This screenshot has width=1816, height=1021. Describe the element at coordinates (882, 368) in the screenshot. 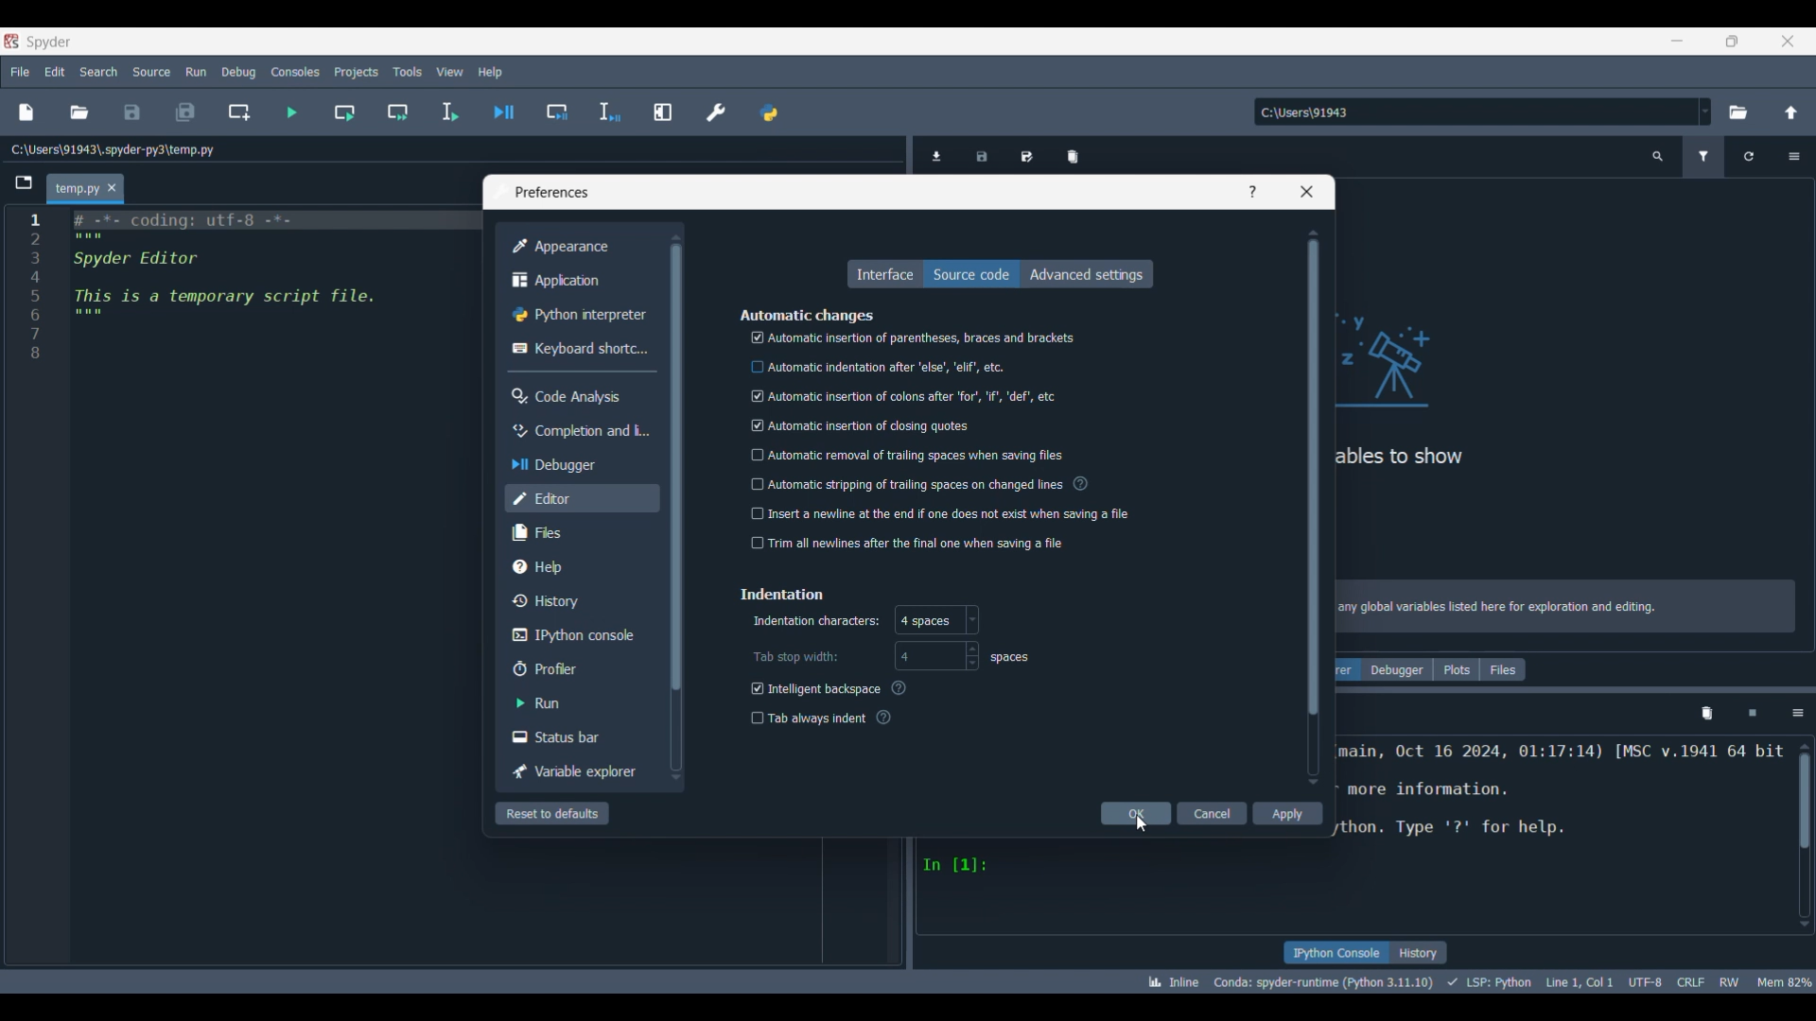

I see `Automatic indentation after ‘else’, 'elif', etc.` at that location.